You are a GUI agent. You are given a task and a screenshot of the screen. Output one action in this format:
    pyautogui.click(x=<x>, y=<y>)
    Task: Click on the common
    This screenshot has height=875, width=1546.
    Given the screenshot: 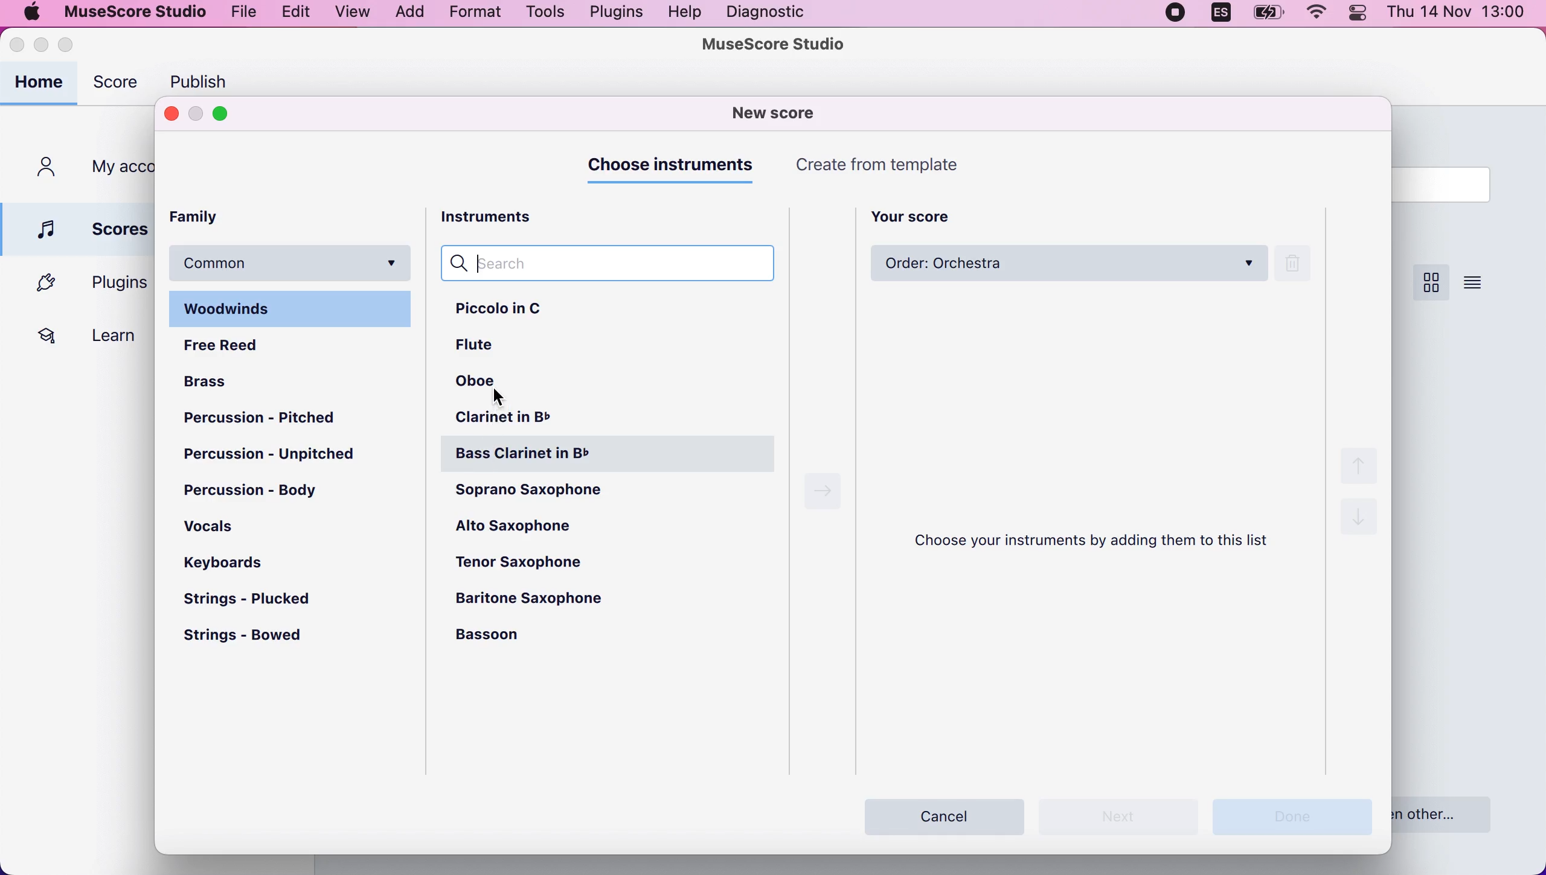 What is the action you would take?
    pyautogui.click(x=292, y=261)
    